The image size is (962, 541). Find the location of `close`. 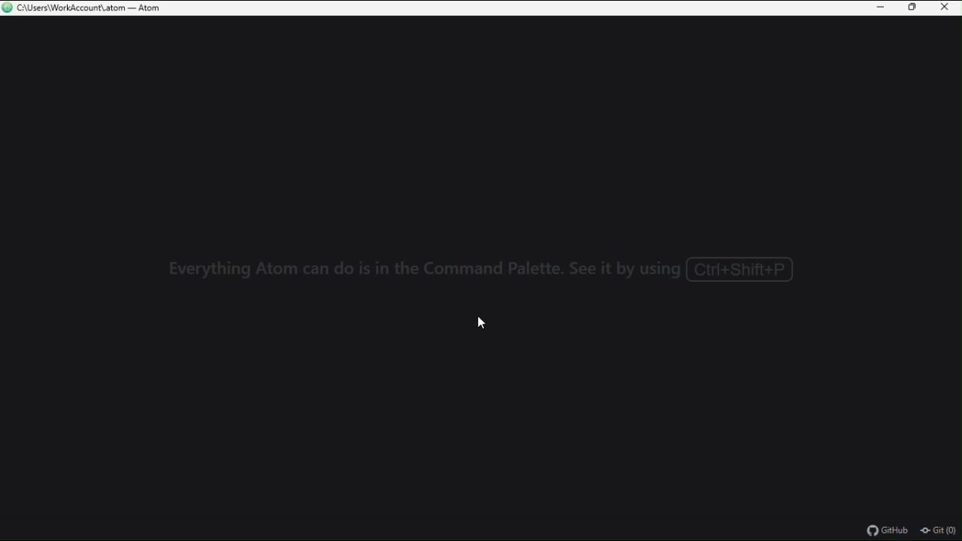

close is located at coordinates (948, 8).